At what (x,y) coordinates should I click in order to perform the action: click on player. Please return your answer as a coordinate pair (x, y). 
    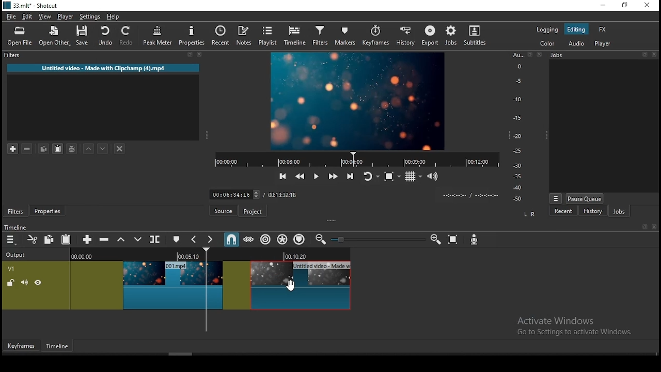
    Looking at the image, I should click on (66, 17).